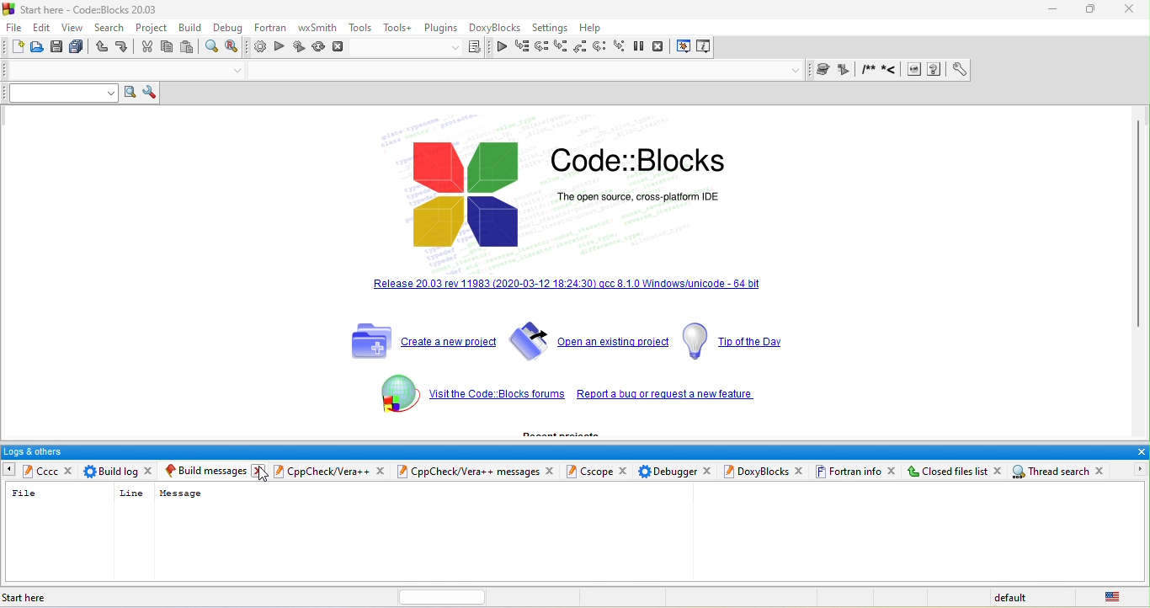  I want to click on copy, so click(167, 48).